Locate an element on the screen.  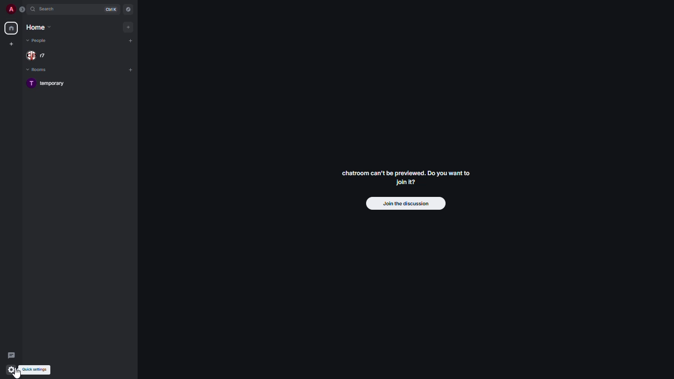
navigator is located at coordinates (129, 9).